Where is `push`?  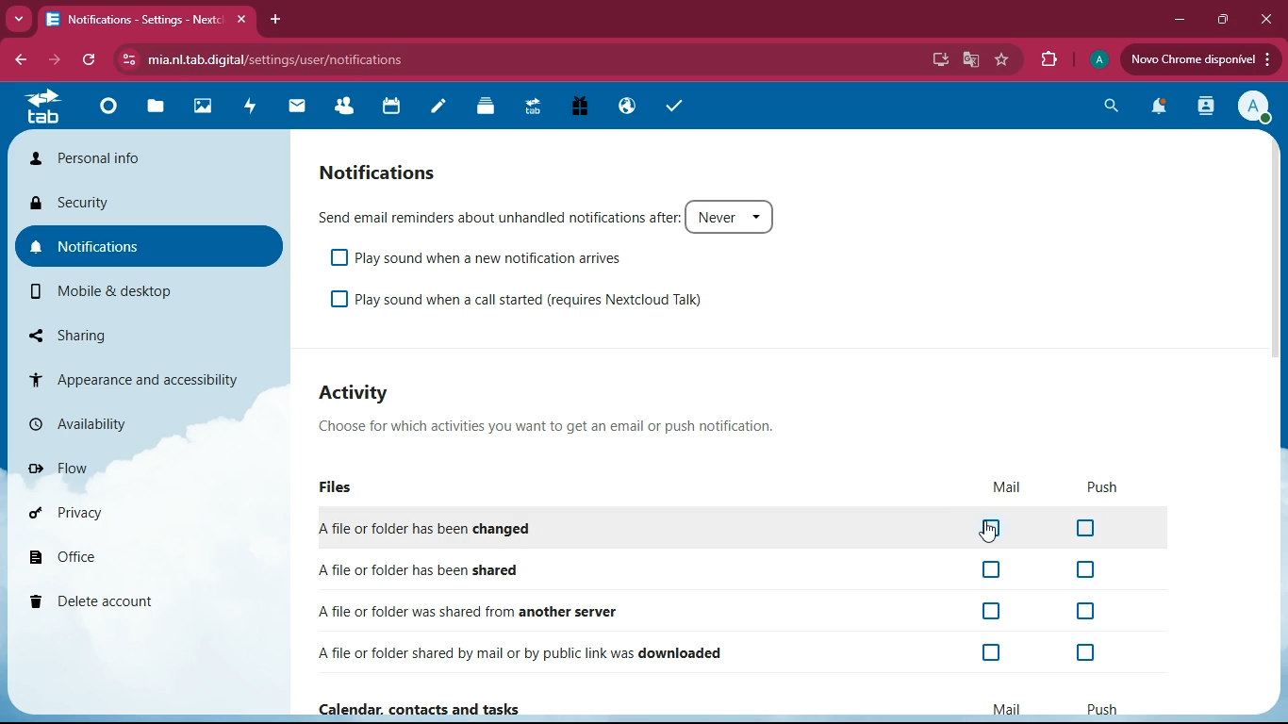
push is located at coordinates (1105, 487).